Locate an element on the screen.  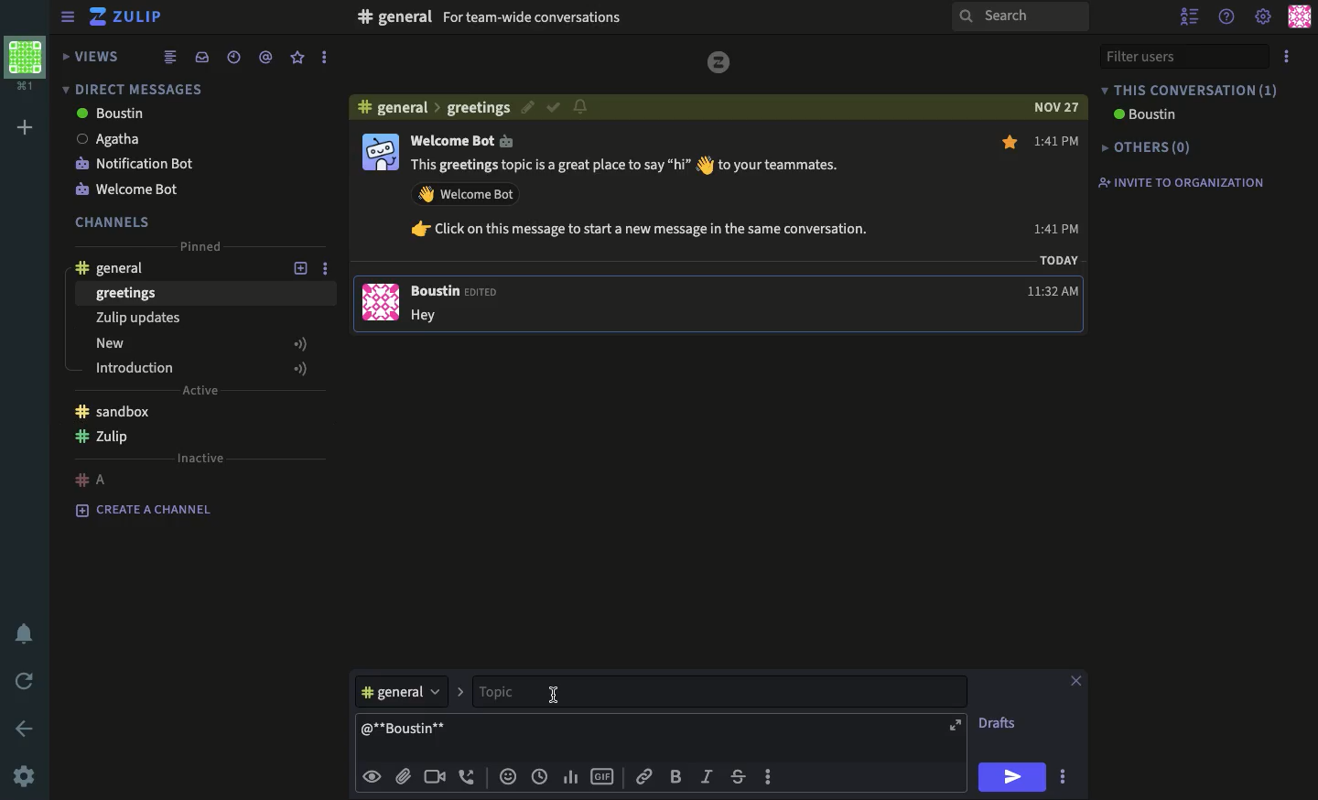
recent conversations is located at coordinates (234, 58).